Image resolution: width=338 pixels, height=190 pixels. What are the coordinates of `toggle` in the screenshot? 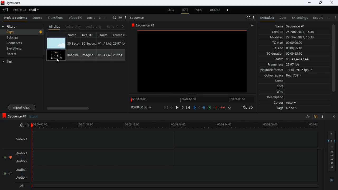 It's located at (11, 157).